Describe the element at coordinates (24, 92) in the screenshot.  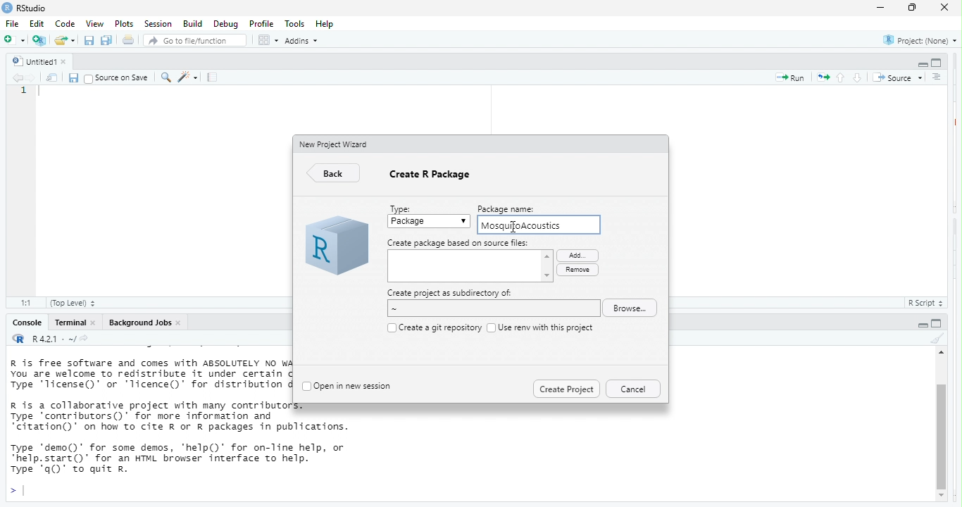
I see `1` at that location.